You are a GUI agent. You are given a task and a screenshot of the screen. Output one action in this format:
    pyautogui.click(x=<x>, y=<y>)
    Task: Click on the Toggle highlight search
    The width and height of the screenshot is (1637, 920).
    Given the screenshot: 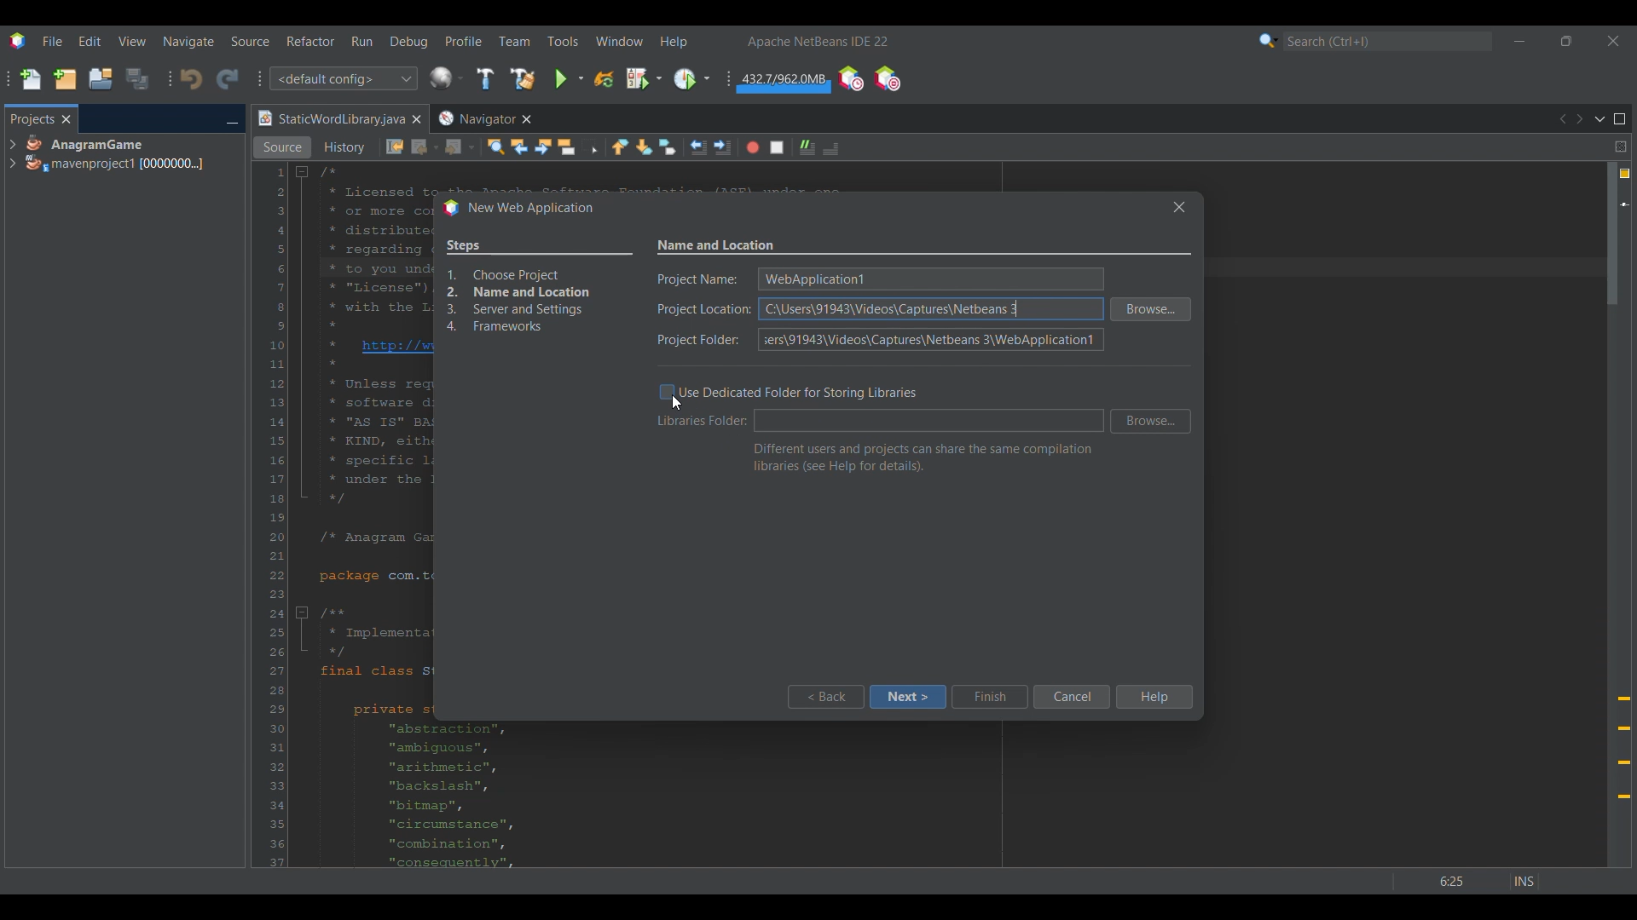 What is the action you would take?
    pyautogui.click(x=566, y=147)
    